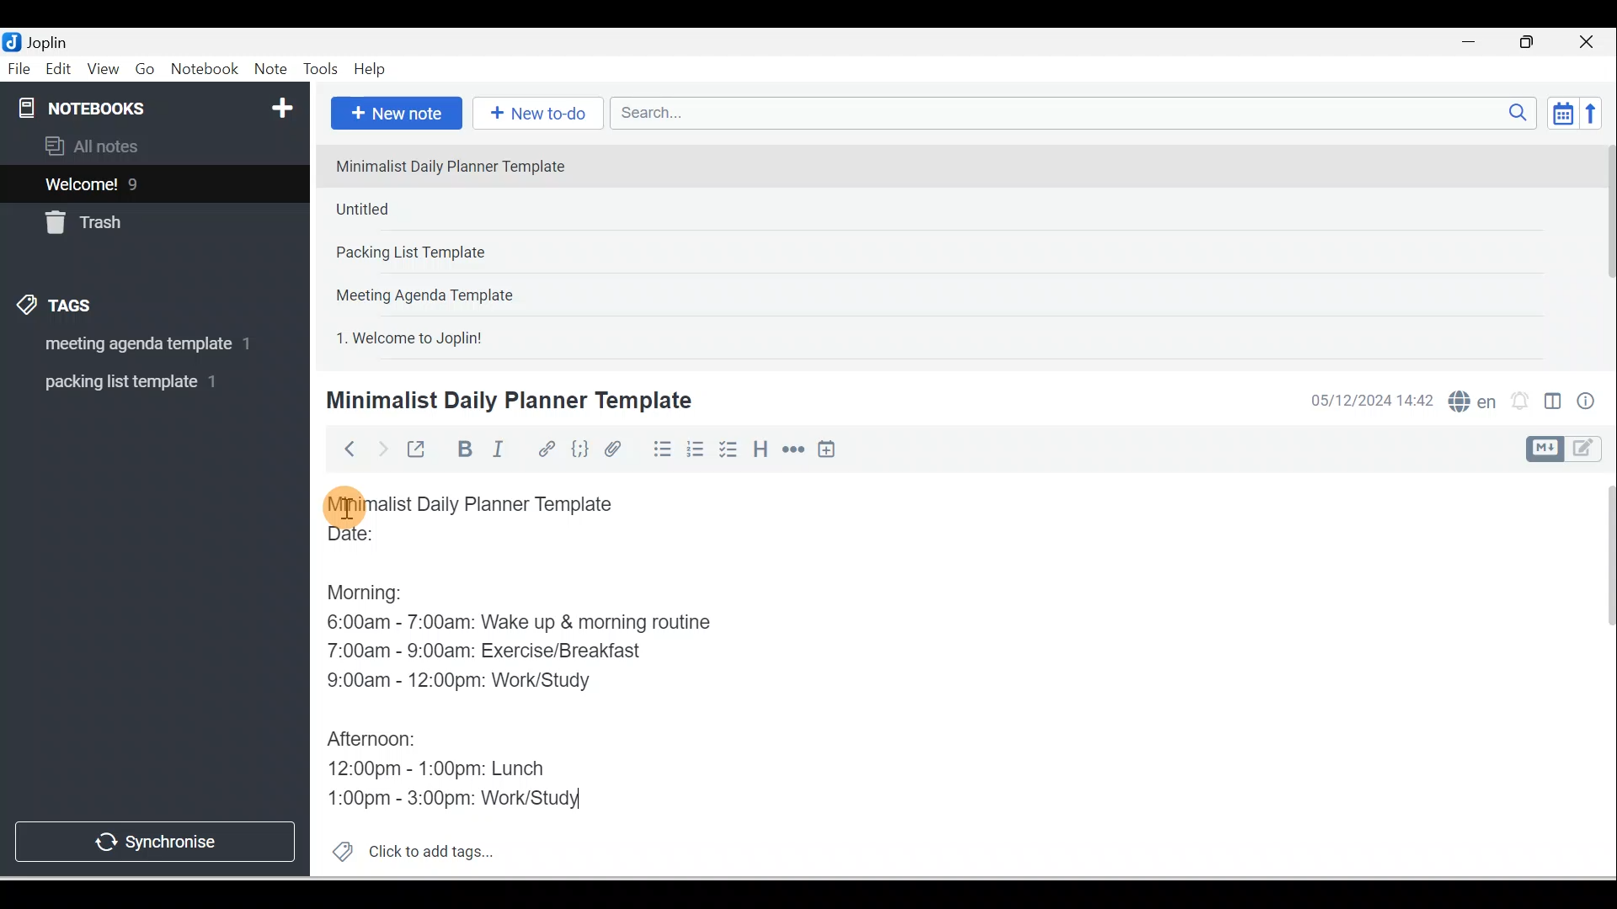 Image resolution: width=1617 pixels, height=909 pixels. What do you see at coordinates (1553, 404) in the screenshot?
I see `Toggle editors` at bounding box center [1553, 404].